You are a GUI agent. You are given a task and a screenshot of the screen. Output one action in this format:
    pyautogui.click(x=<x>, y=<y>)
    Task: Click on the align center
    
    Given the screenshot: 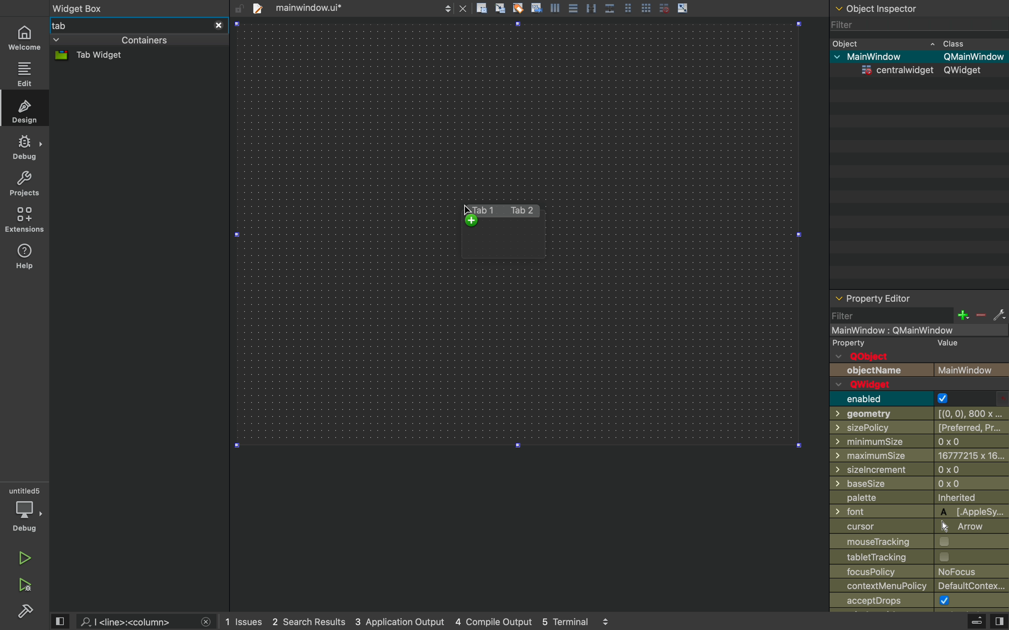 What is the action you would take?
    pyautogui.click(x=572, y=7)
    